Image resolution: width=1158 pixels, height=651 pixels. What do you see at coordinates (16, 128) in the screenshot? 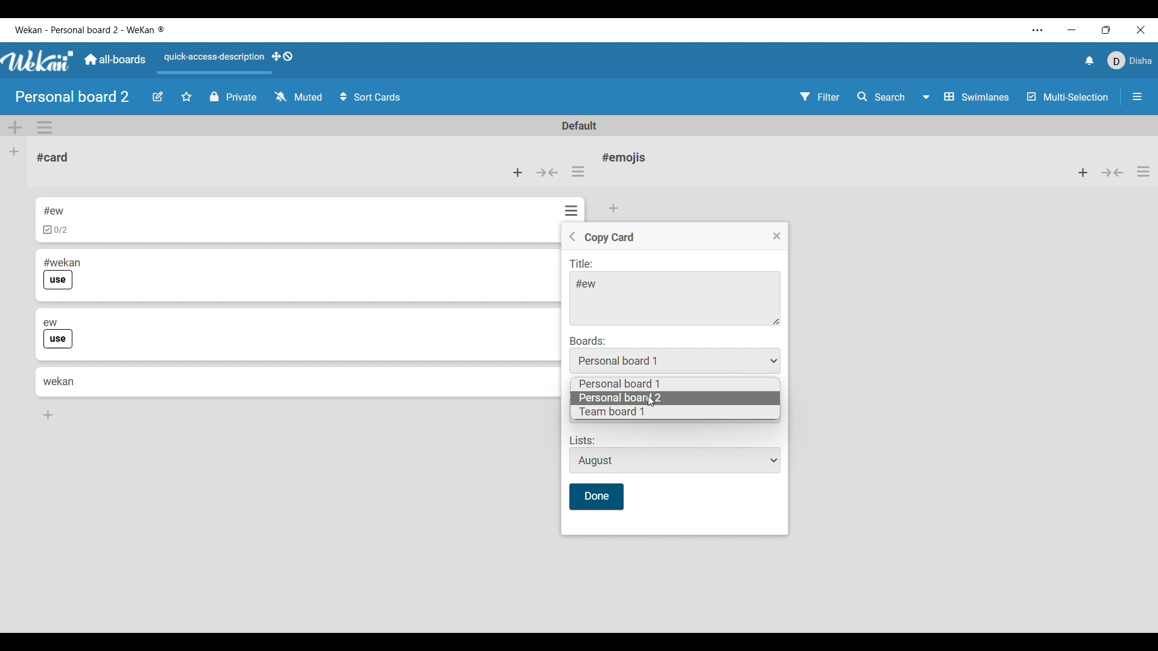
I see `Add swimlane` at bounding box center [16, 128].